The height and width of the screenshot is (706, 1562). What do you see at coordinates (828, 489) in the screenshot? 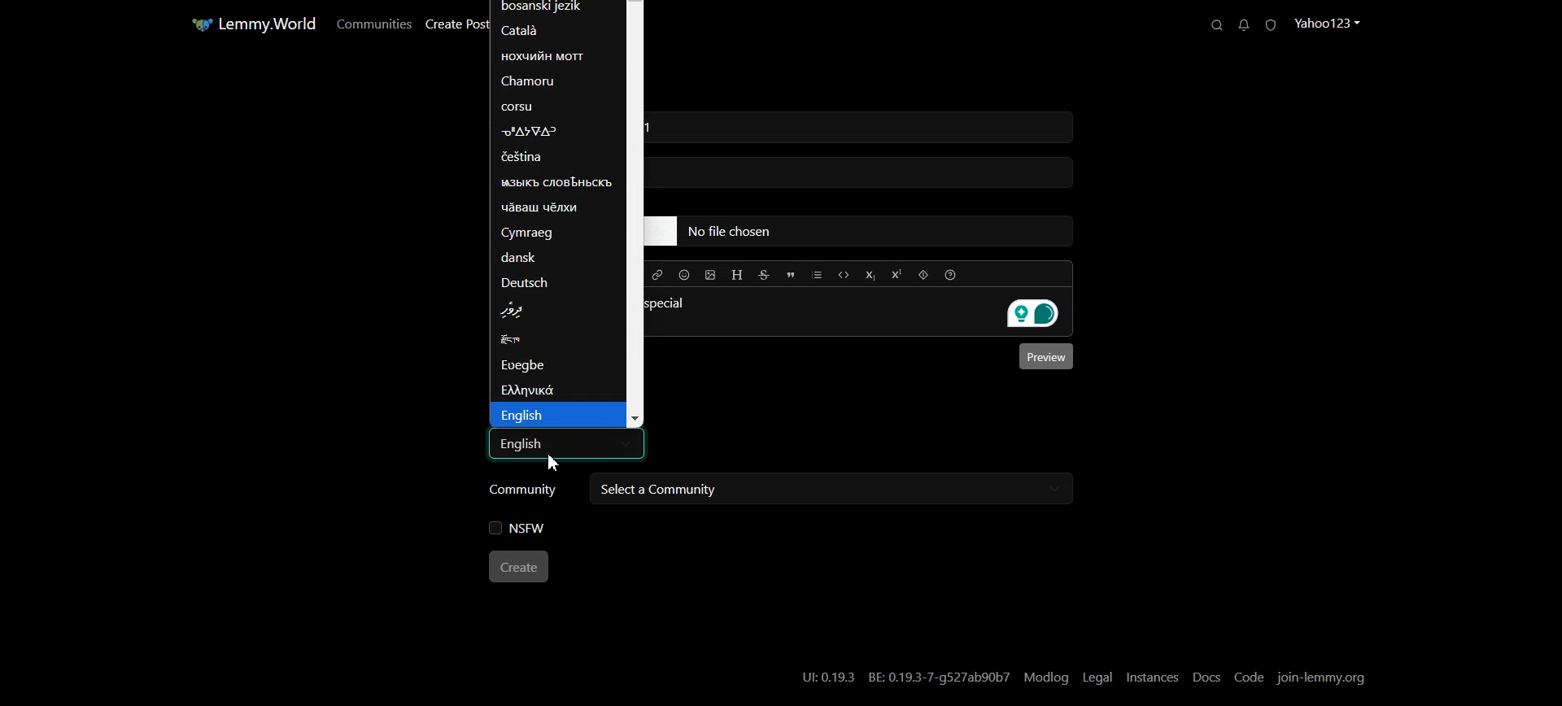
I see `Select a community` at bounding box center [828, 489].